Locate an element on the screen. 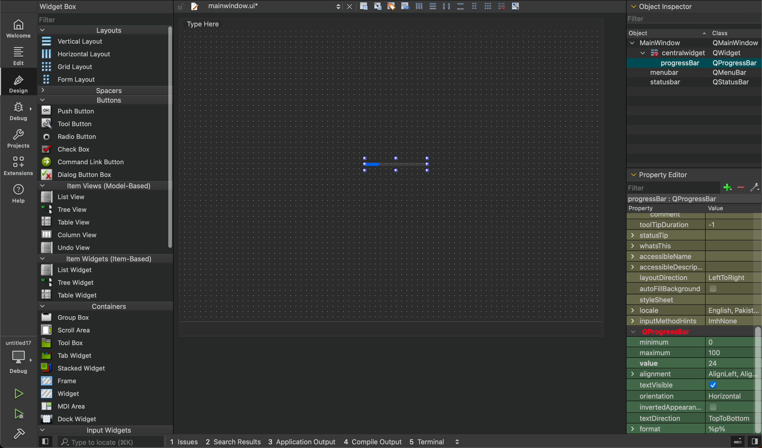 This screenshot has height=448, width=762. value is located at coordinates (690, 365).